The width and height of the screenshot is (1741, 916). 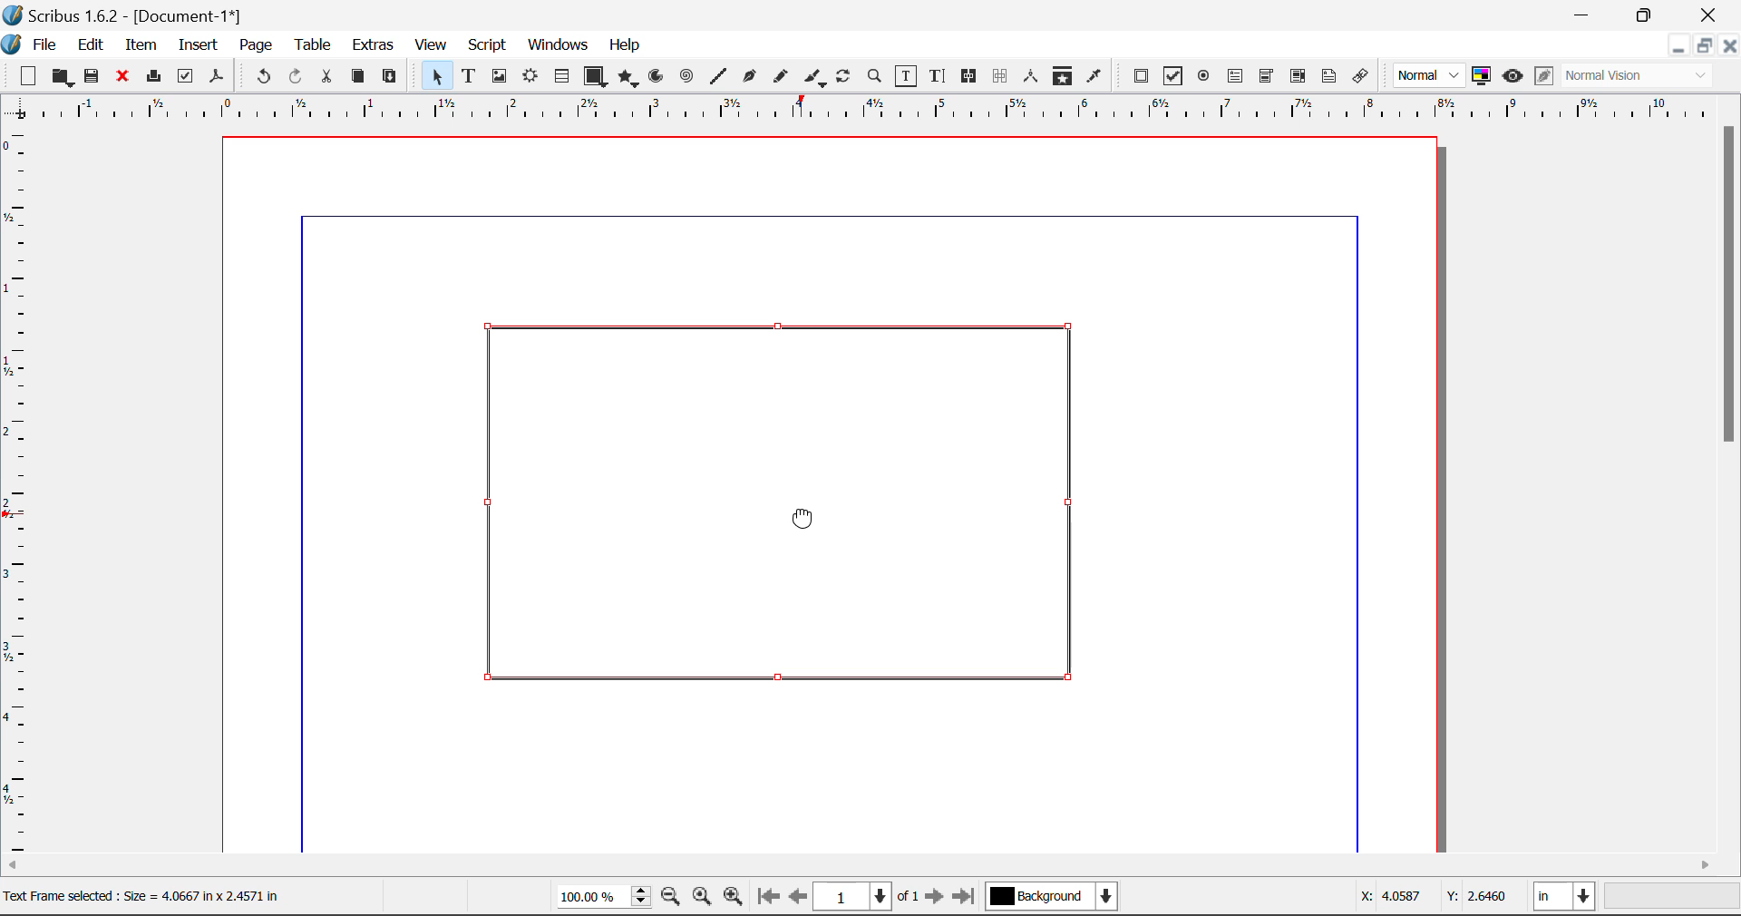 What do you see at coordinates (1203, 77) in the screenshot?
I see `Pdf Radio Button` at bounding box center [1203, 77].